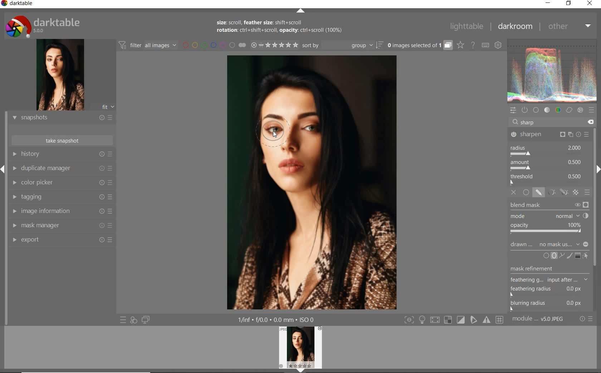 This screenshot has width=601, height=373. Describe the element at coordinates (526, 110) in the screenshot. I see `show only active modules` at that location.